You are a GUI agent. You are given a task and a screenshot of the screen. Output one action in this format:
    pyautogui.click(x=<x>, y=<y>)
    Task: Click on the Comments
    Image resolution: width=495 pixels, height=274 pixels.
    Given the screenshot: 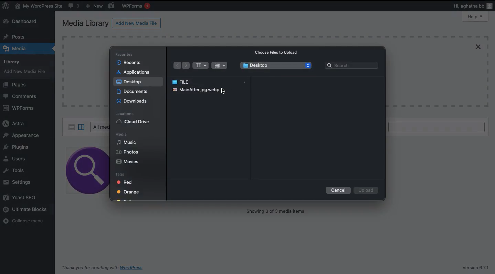 What is the action you would take?
    pyautogui.click(x=74, y=6)
    